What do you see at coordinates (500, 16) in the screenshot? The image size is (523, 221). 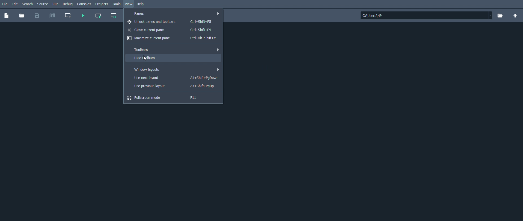 I see `Browse a working directory` at bounding box center [500, 16].